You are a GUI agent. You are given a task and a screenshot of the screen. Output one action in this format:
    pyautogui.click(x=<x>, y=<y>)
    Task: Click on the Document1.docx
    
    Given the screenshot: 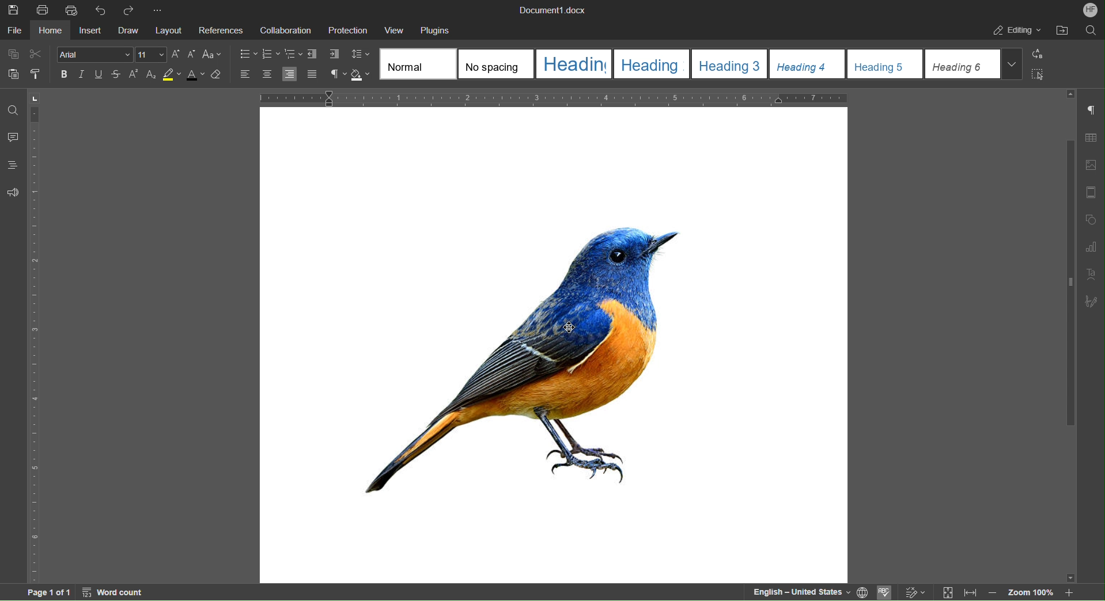 What is the action you would take?
    pyautogui.click(x=551, y=9)
    